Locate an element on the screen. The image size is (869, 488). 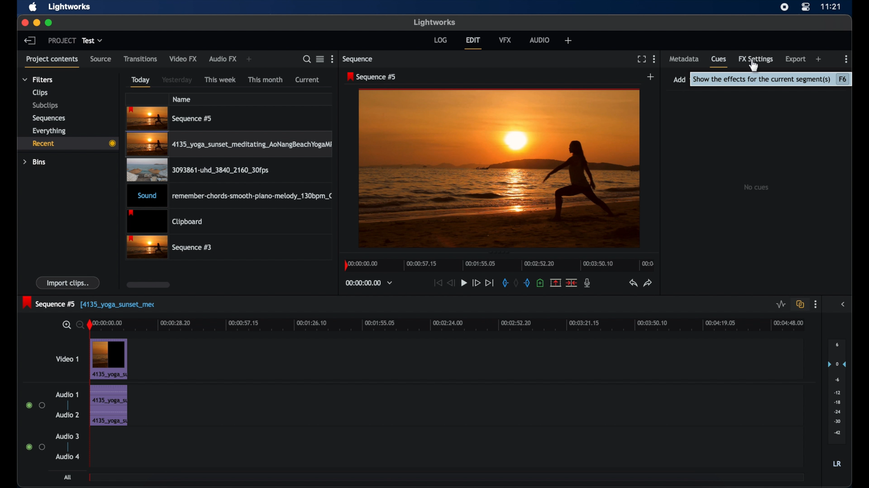
edit is located at coordinates (473, 43).